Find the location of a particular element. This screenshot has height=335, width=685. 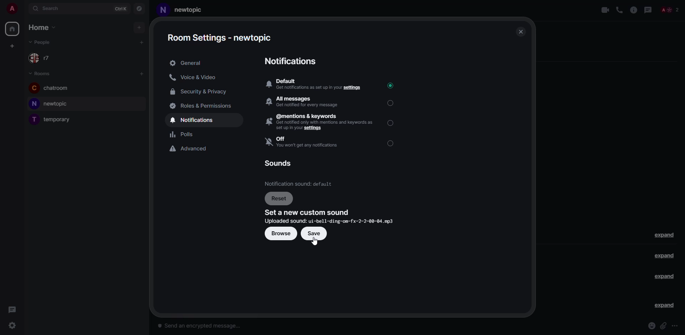

sound is located at coordinates (300, 184).